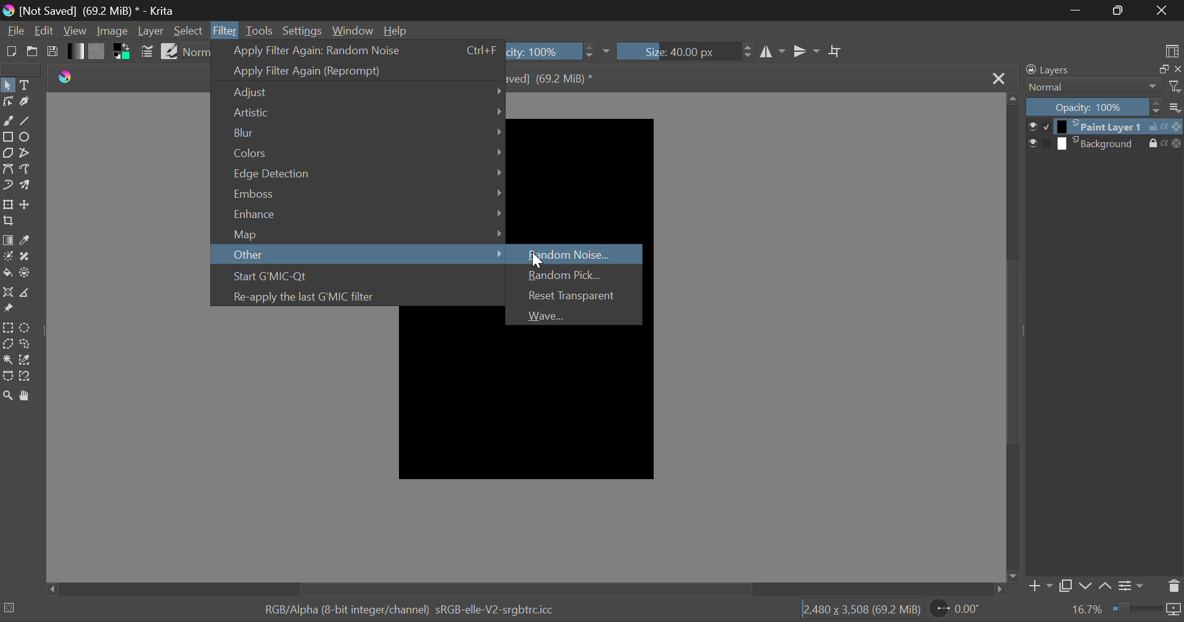  Describe the element at coordinates (26, 272) in the screenshot. I see `Fill and Enclose` at that location.